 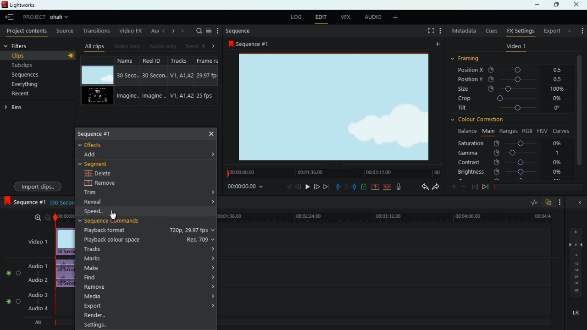 What do you see at coordinates (98, 193) in the screenshot?
I see `trim` at bounding box center [98, 193].